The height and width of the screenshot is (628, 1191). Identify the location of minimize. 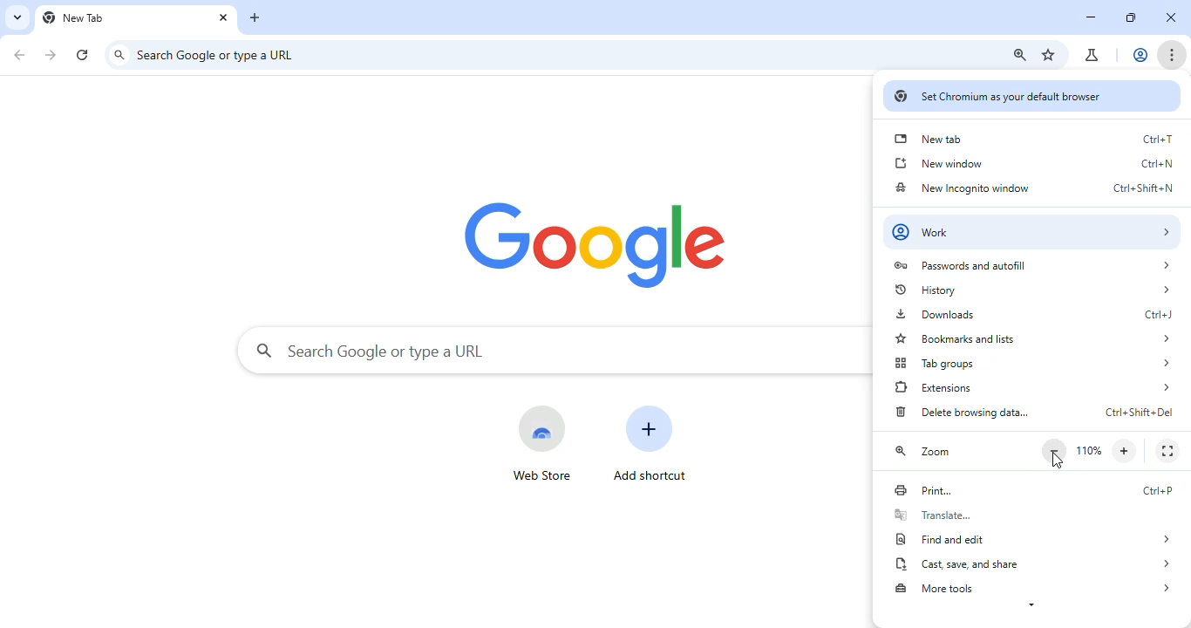
(1090, 17).